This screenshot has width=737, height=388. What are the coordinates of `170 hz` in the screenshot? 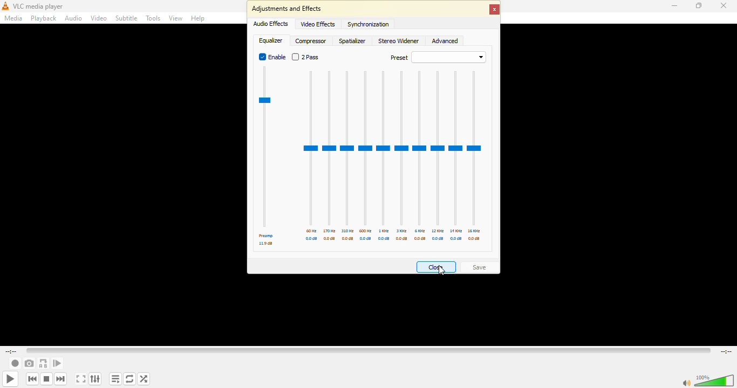 It's located at (330, 231).